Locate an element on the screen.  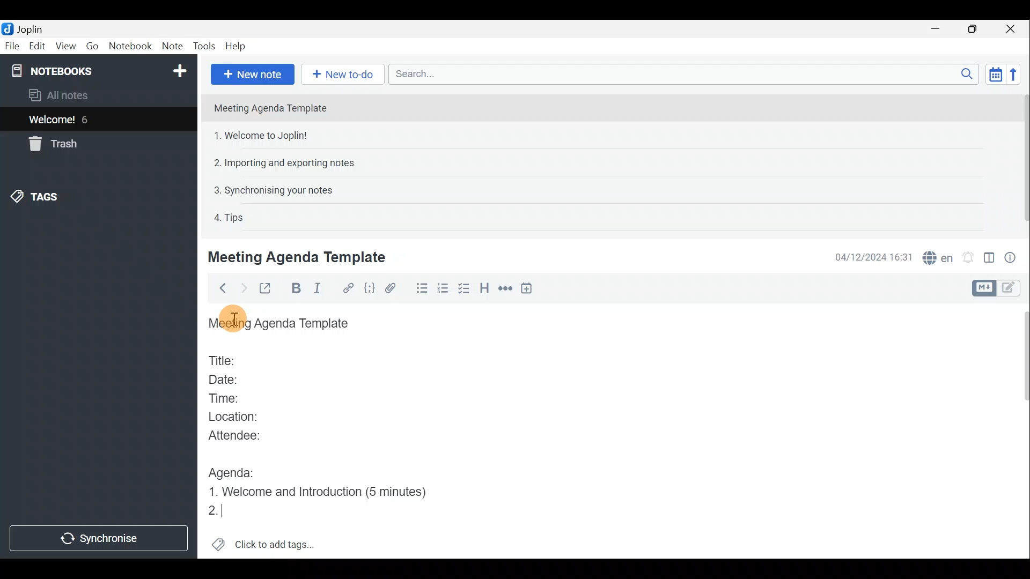
1. Welcome and Introduction (5 minutes) is located at coordinates (326, 491).